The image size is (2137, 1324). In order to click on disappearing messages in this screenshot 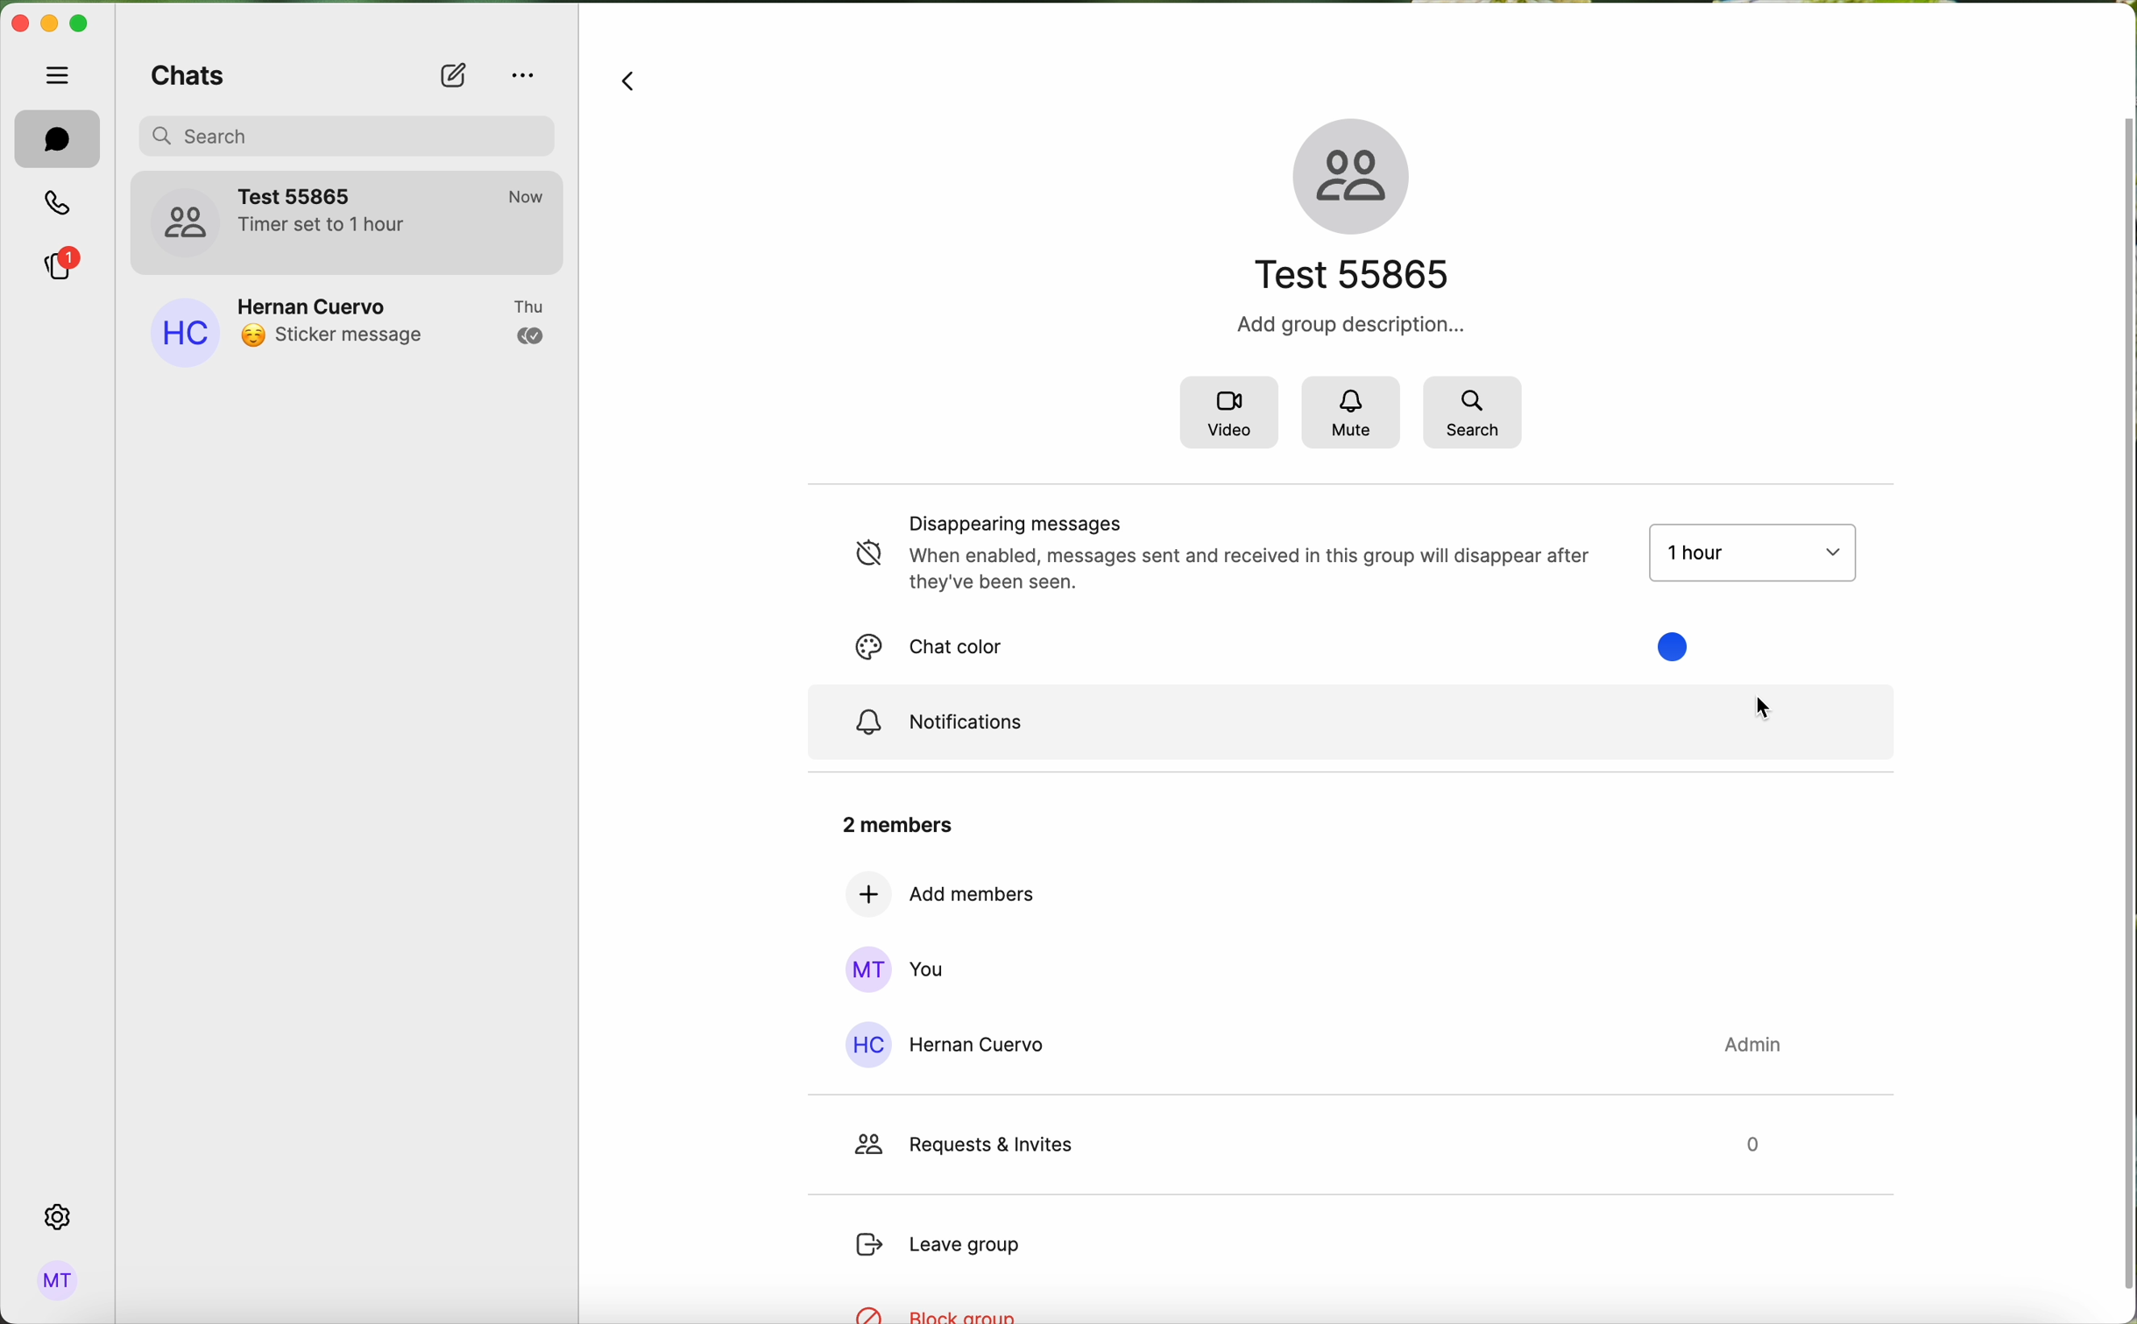, I will do `click(1206, 555)`.